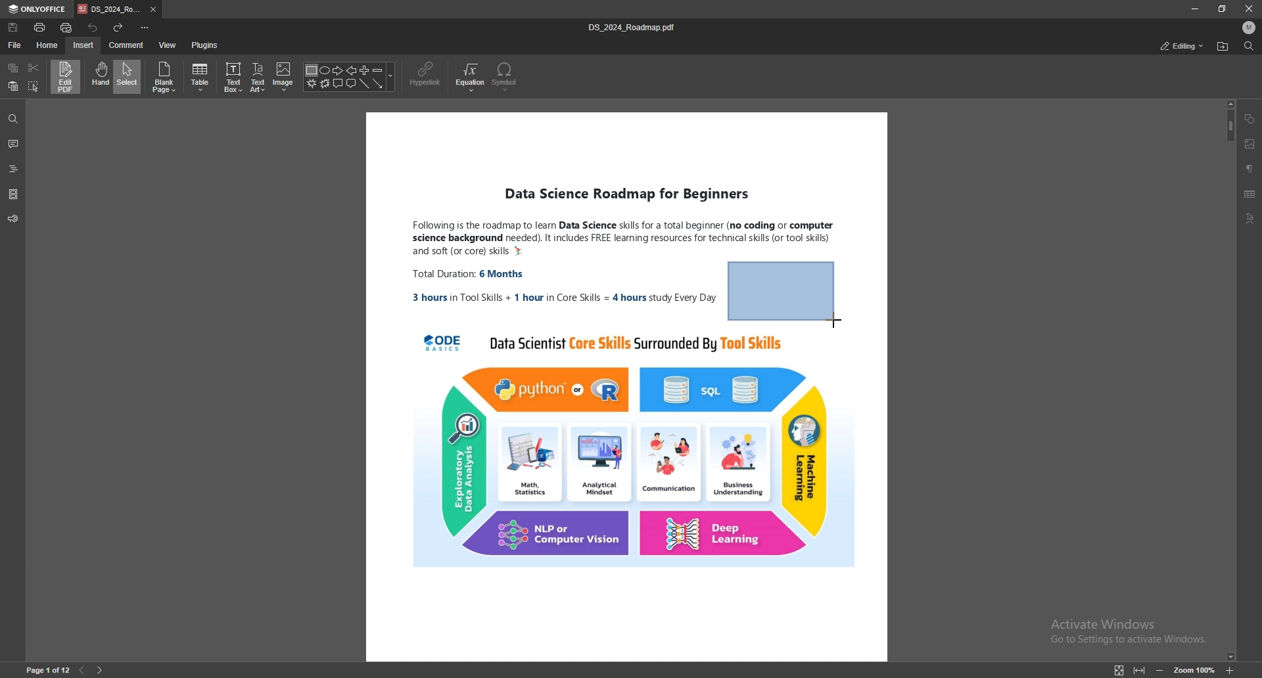 Image resolution: width=1262 pixels, height=678 pixels. Describe the element at coordinates (118, 27) in the screenshot. I see `redo` at that location.